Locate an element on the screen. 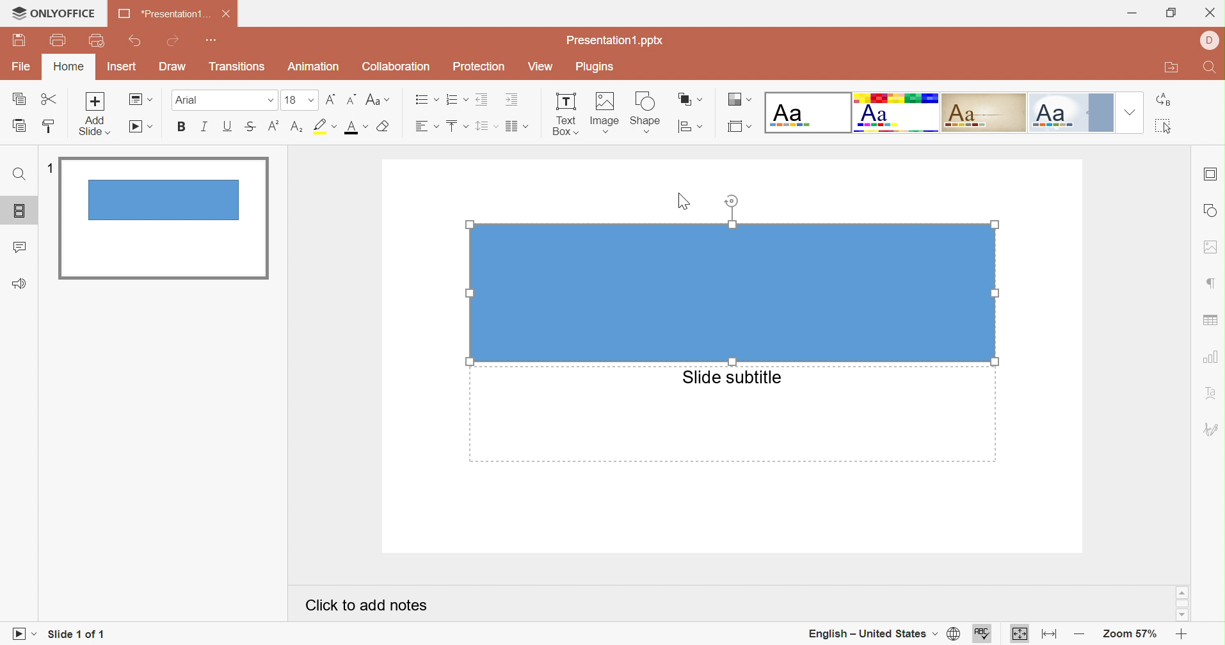  Bold is located at coordinates (183, 126).